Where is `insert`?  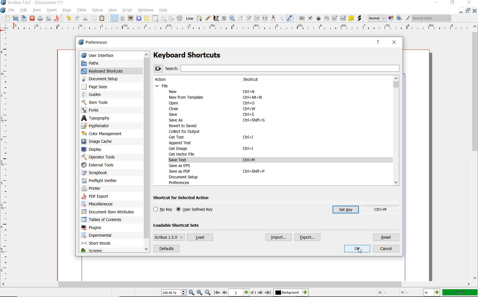
insert is located at coordinates (51, 10).